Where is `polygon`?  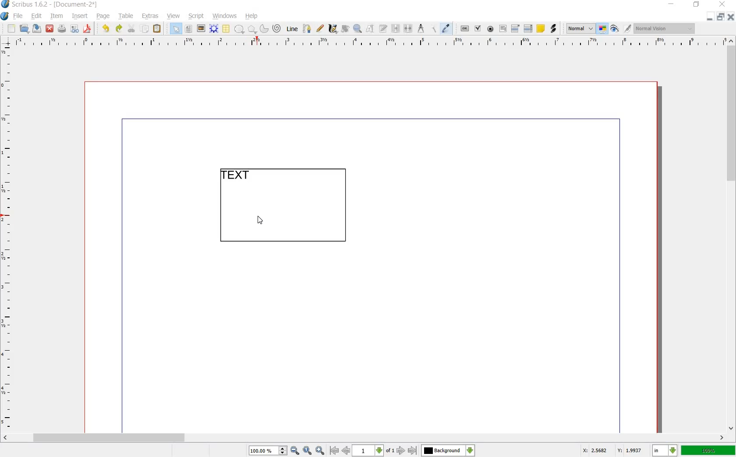 polygon is located at coordinates (251, 29).